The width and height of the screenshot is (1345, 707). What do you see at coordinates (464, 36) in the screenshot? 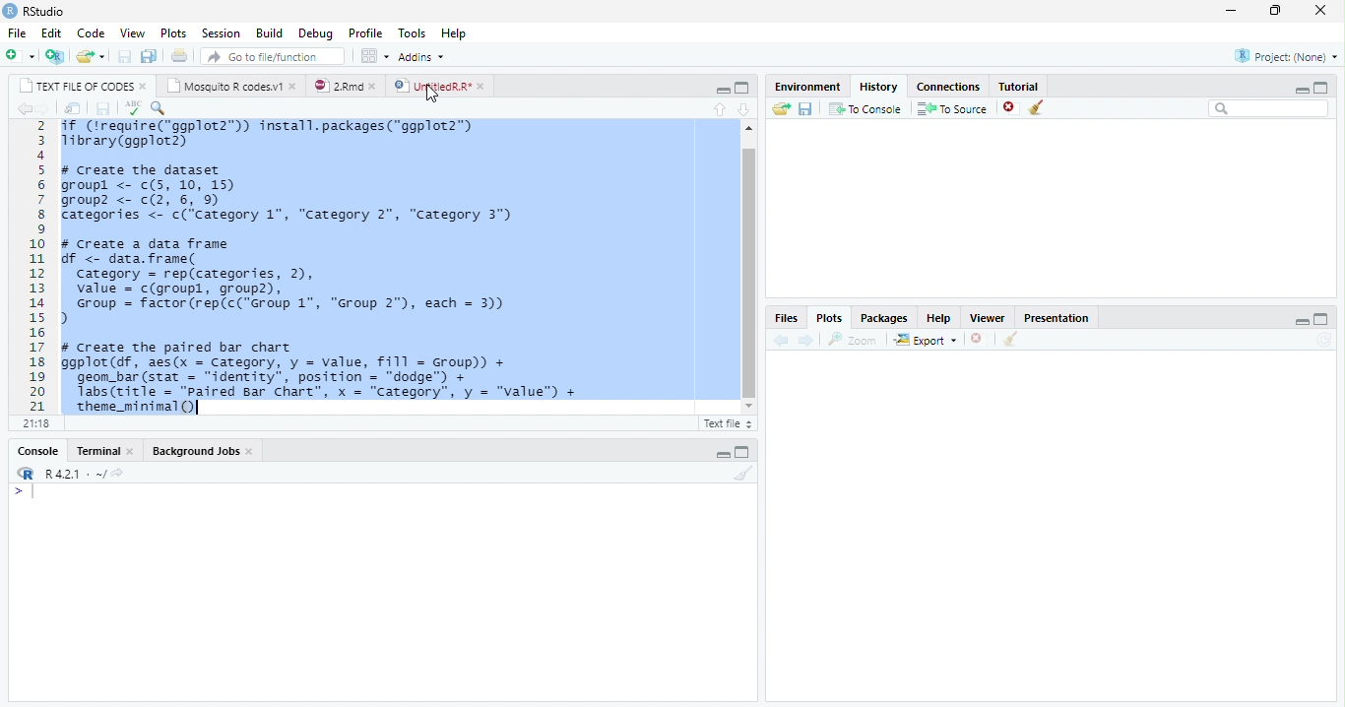
I see `help` at bounding box center [464, 36].